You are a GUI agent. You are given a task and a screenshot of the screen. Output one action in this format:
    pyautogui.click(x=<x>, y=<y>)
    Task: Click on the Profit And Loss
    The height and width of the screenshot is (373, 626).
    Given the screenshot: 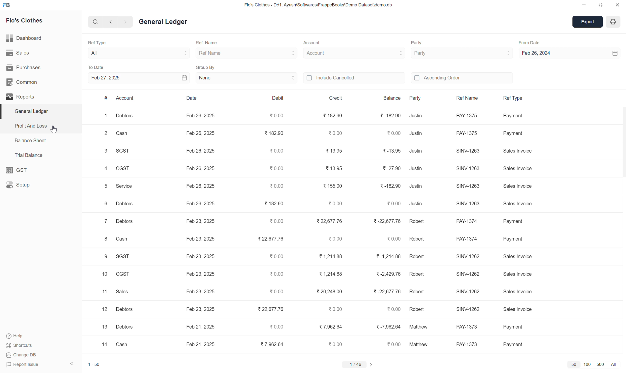 What is the action you would take?
    pyautogui.click(x=29, y=125)
    